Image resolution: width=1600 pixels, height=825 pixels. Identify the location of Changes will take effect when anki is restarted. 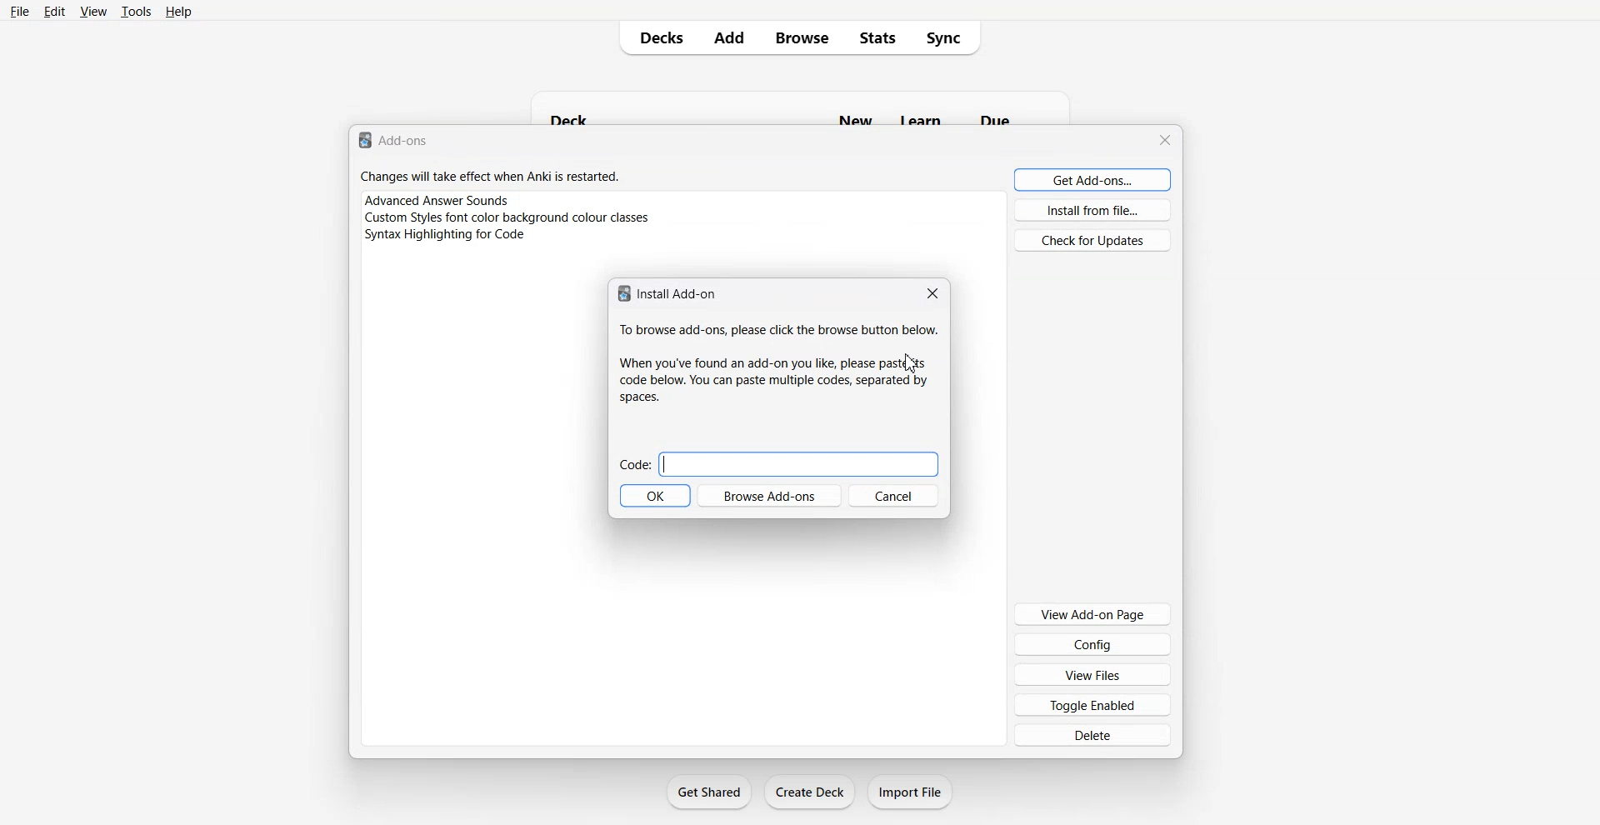
(490, 177).